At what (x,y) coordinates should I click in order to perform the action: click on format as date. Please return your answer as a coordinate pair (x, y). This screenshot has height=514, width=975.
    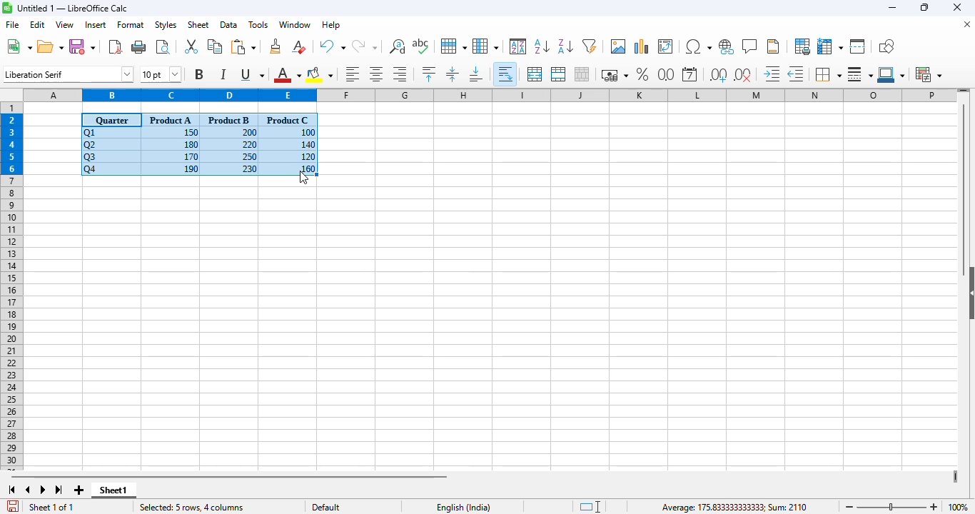
    Looking at the image, I should click on (689, 74).